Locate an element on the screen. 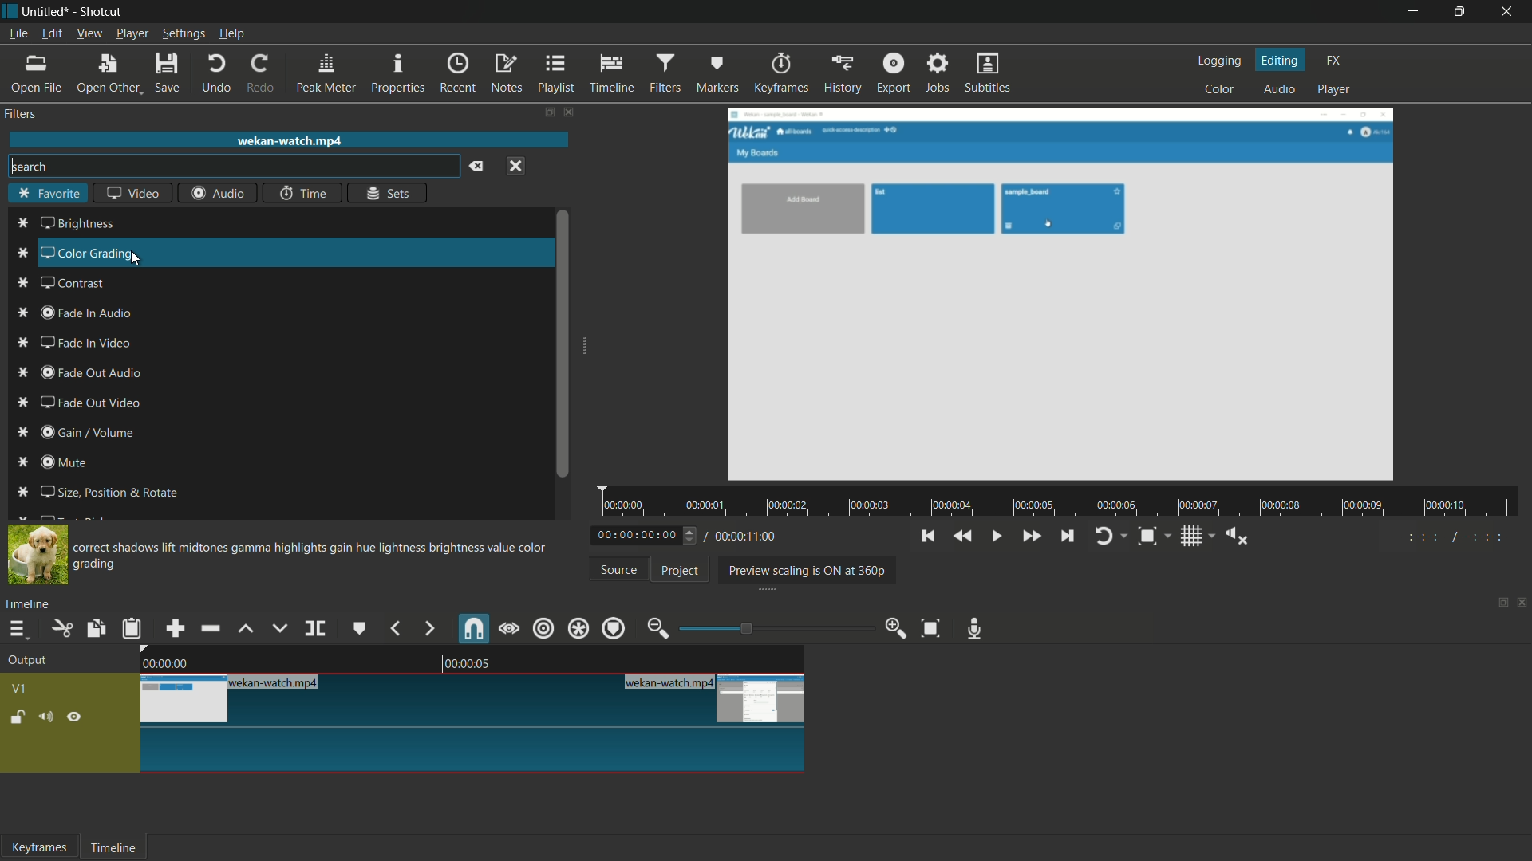 The width and height of the screenshot is (1532, 861). app name is located at coordinates (103, 13).